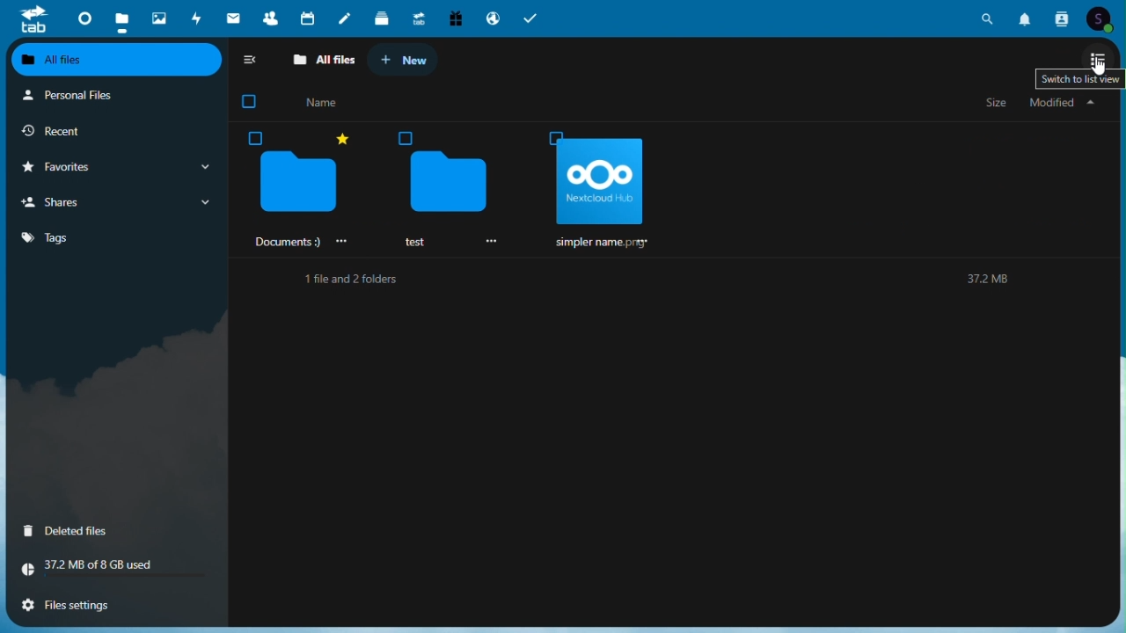 The height and width of the screenshot is (633, 1126). I want to click on Activity, so click(196, 18).